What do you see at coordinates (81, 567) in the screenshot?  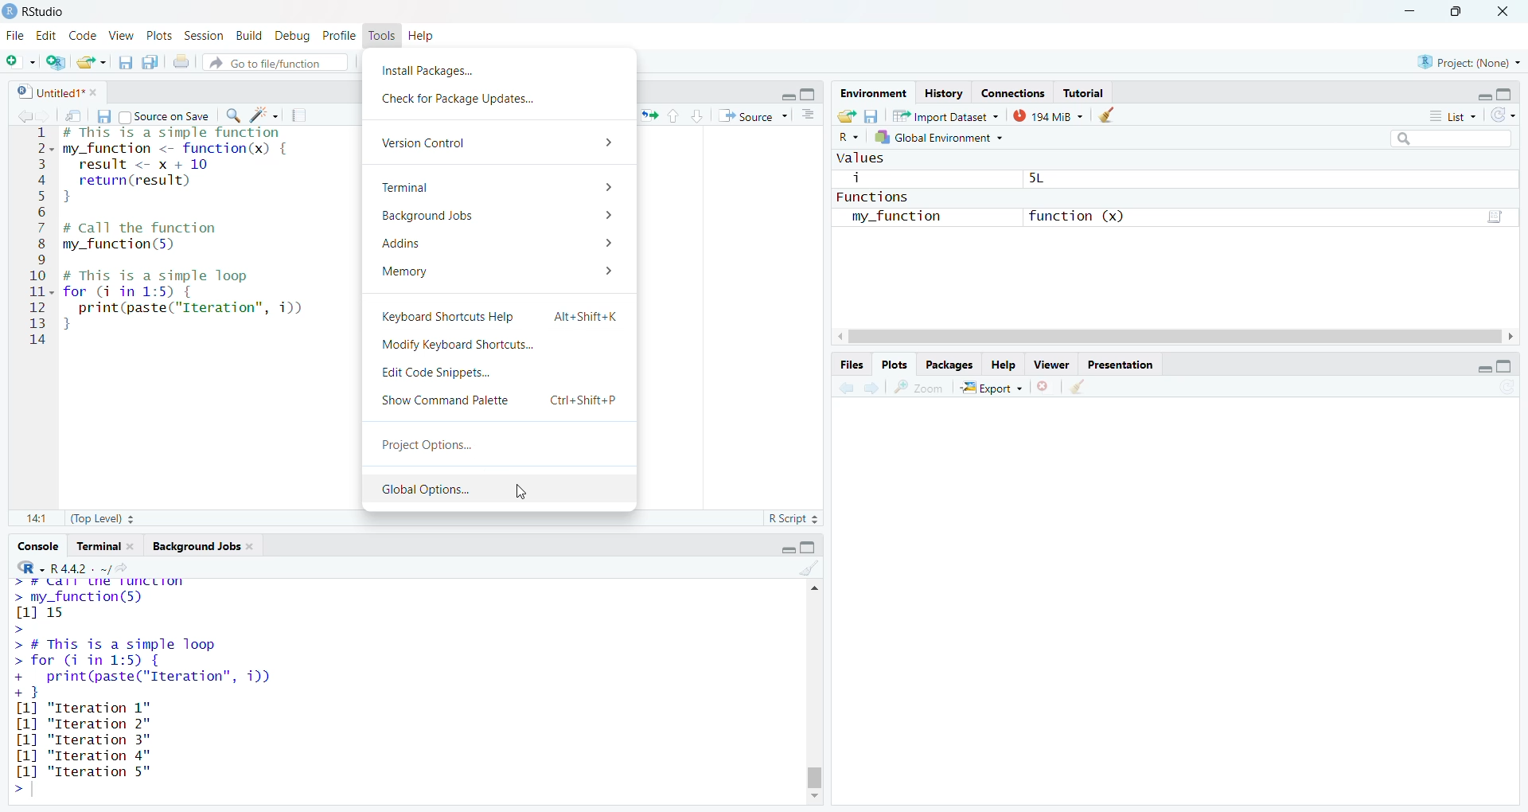 I see `R 4.4.2 . ~/` at bounding box center [81, 567].